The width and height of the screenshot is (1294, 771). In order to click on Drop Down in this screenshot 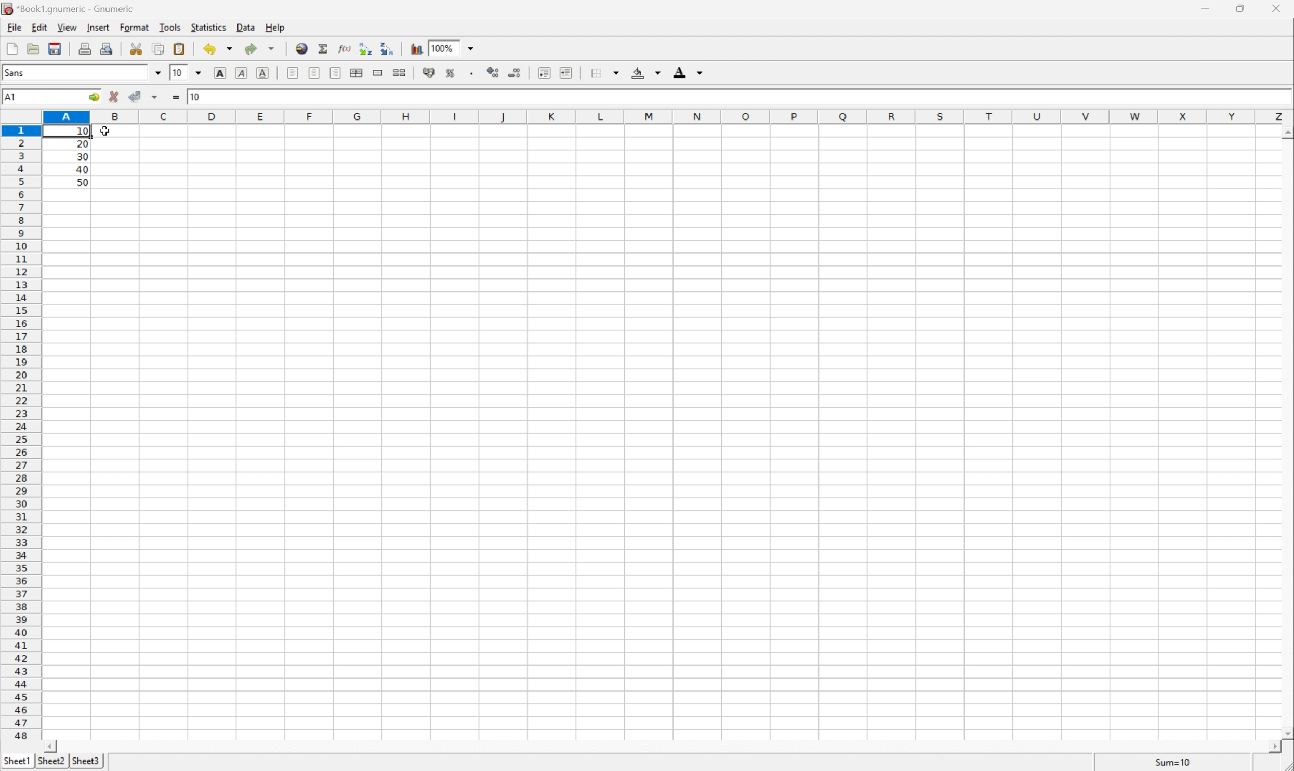, I will do `click(197, 73)`.